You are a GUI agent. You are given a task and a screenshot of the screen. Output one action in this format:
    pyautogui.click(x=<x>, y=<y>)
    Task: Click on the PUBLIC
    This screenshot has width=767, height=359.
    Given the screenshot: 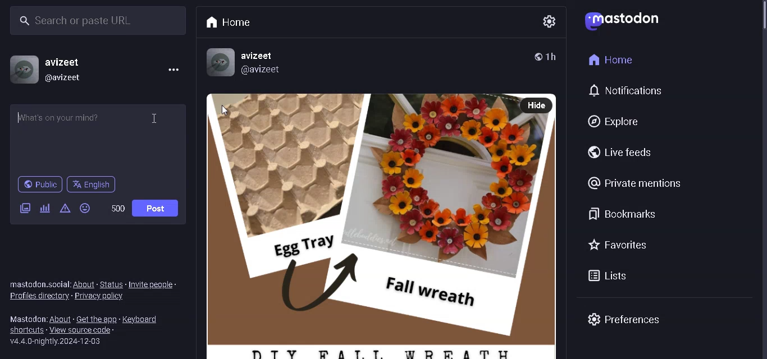 What is the action you would take?
    pyautogui.click(x=39, y=185)
    